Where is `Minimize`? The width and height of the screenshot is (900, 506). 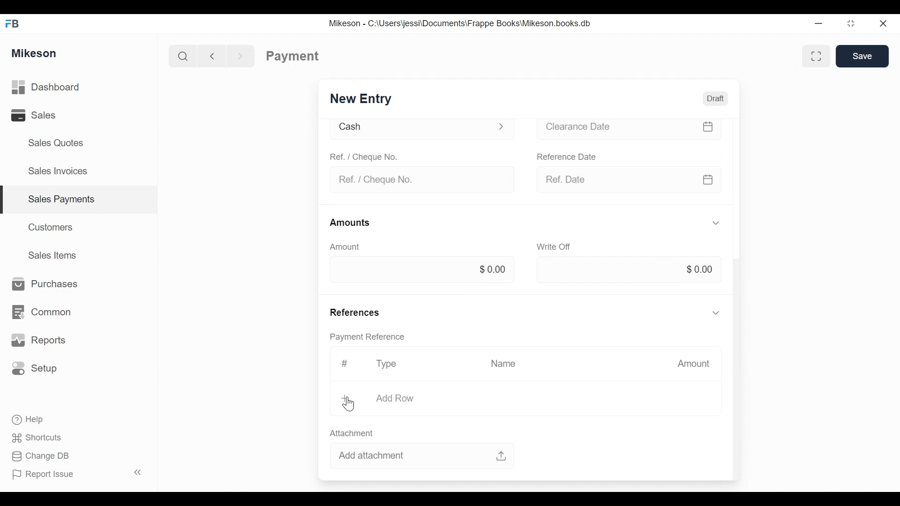
Minimize is located at coordinates (818, 25).